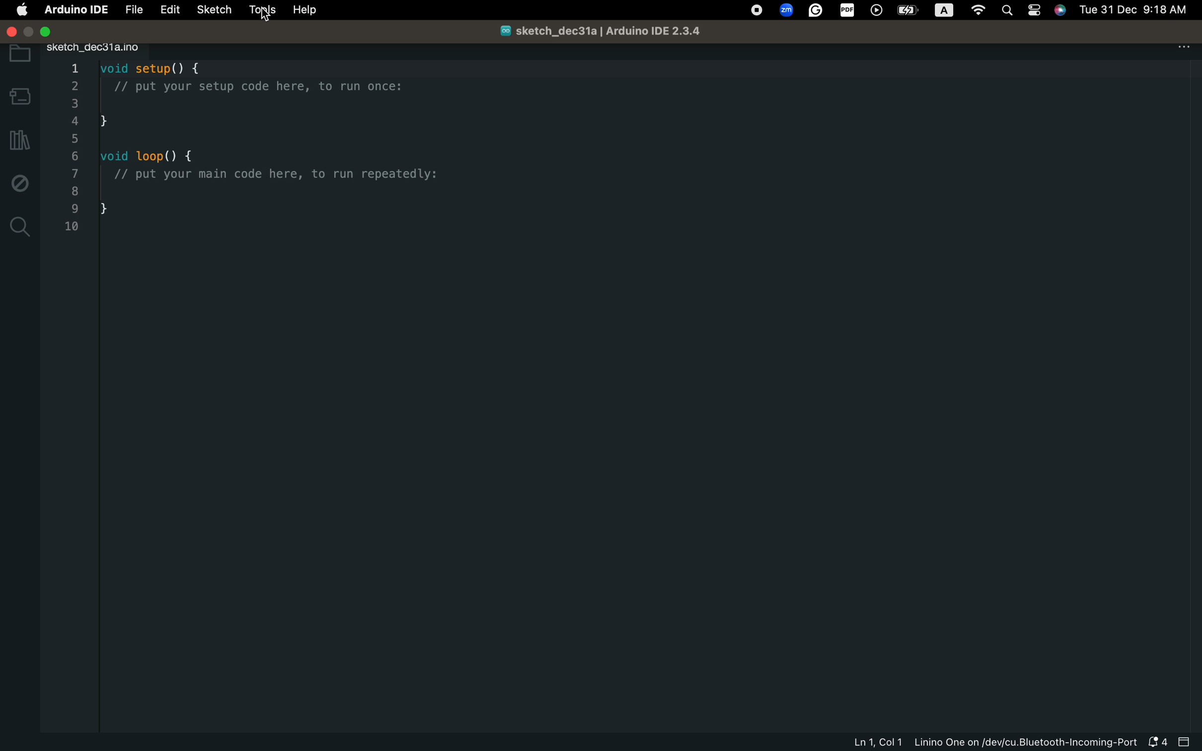 The image size is (1202, 751). Describe the element at coordinates (595, 31) in the screenshot. I see `file name` at that location.